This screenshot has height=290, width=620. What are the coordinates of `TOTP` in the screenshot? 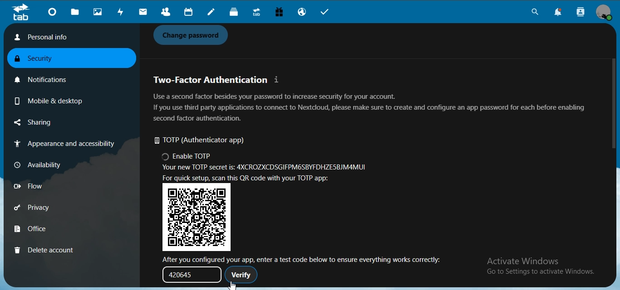 It's located at (204, 141).